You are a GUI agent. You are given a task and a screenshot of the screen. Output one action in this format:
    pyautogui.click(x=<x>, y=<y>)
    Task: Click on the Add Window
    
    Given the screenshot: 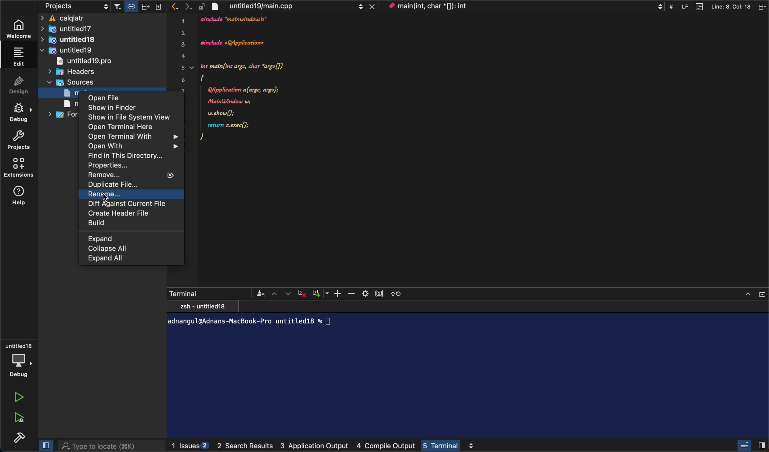 What is the action you would take?
    pyautogui.click(x=316, y=293)
    